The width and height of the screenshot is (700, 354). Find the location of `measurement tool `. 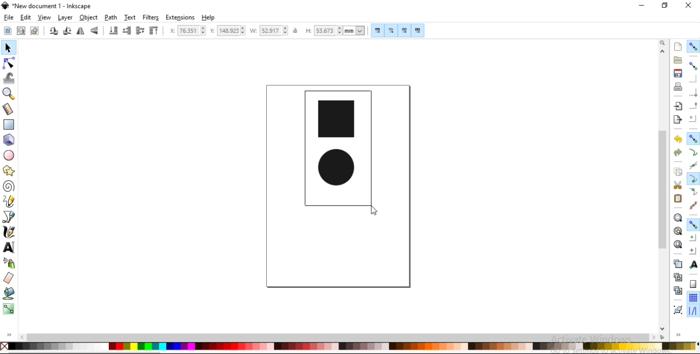

measurement tool  is located at coordinates (9, 109).